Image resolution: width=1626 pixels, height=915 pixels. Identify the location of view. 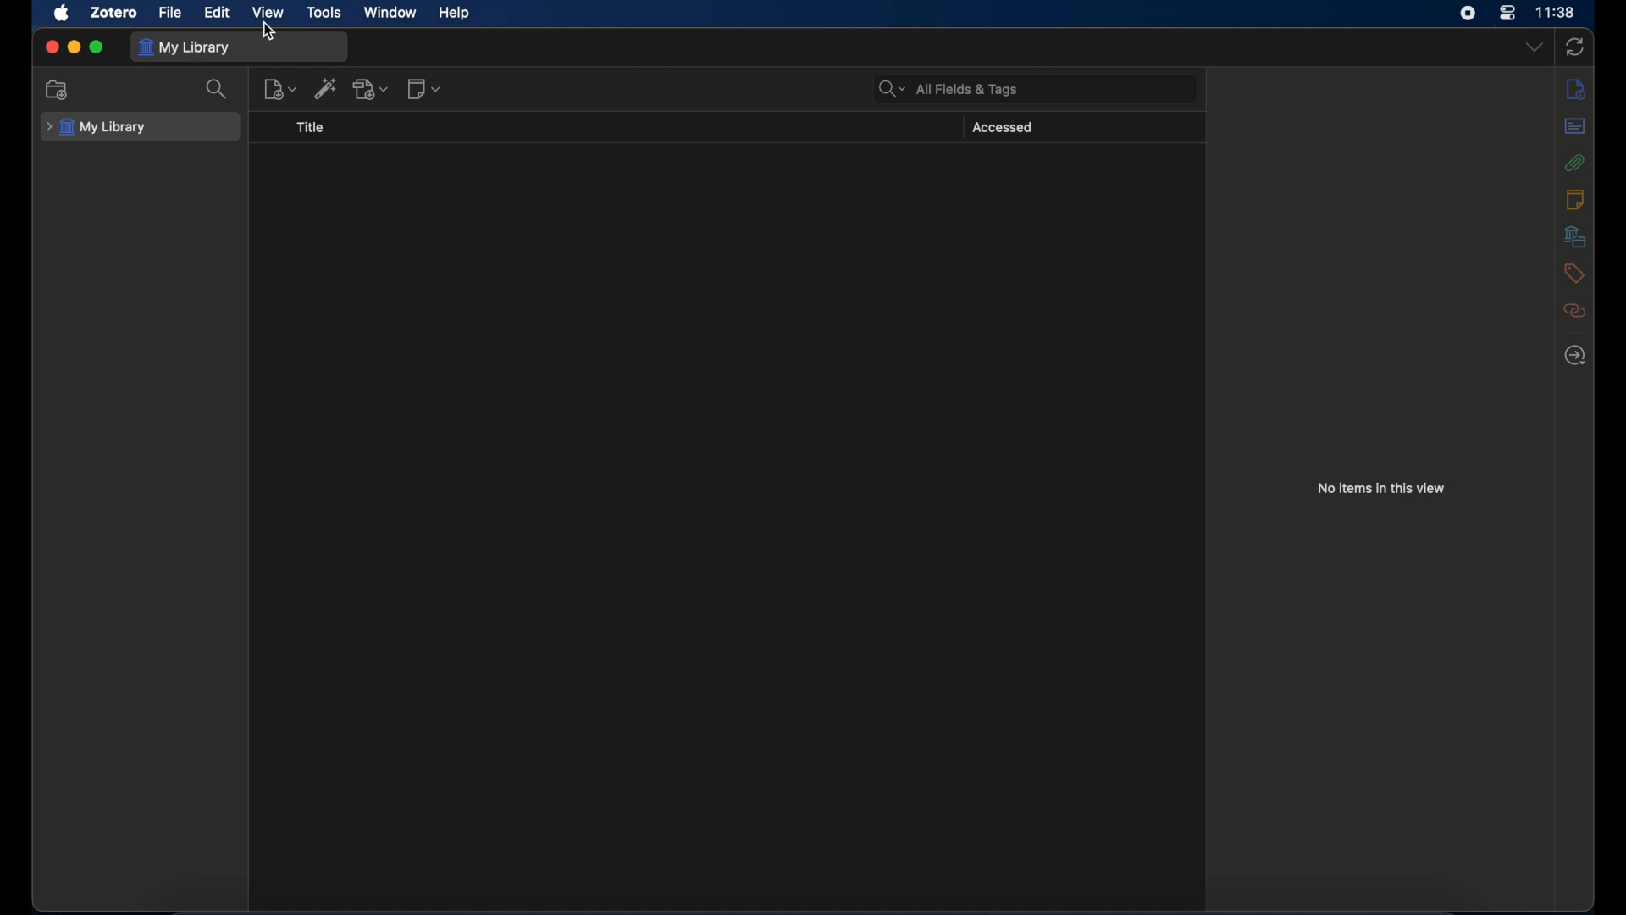
(268, 13).